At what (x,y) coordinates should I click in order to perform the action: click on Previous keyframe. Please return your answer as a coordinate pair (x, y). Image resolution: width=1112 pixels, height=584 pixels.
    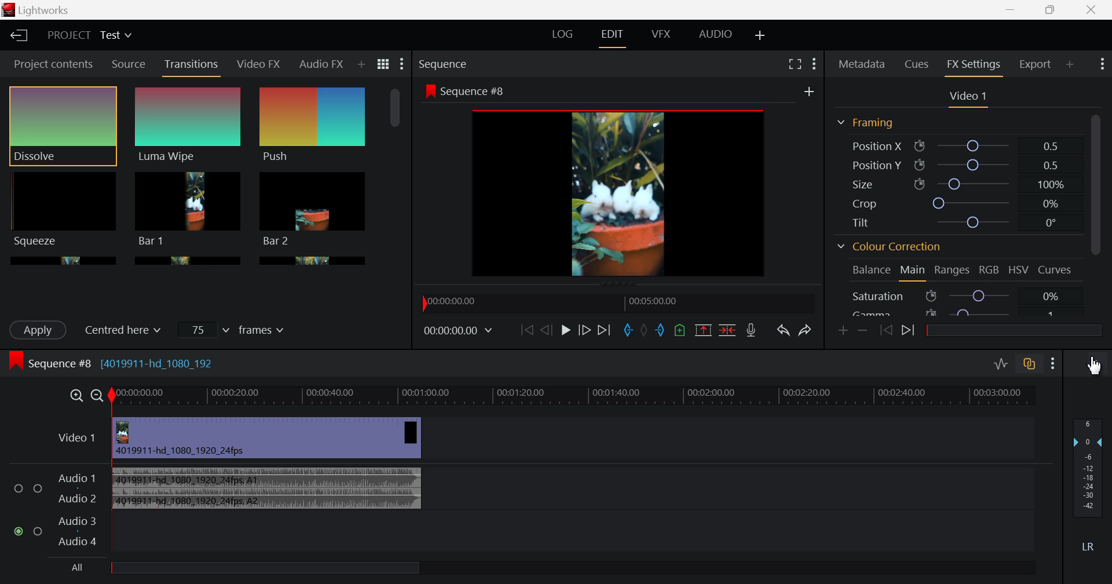
    Looking at the image, I should click on (884, 329).